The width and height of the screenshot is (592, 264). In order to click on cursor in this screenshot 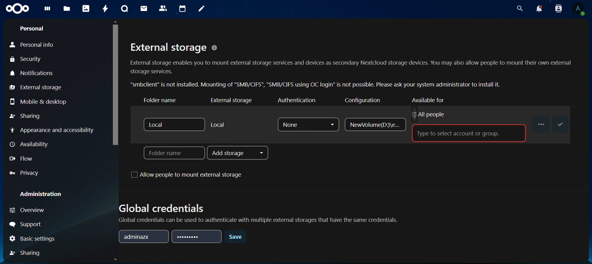, I will do `click(415, 115)`.